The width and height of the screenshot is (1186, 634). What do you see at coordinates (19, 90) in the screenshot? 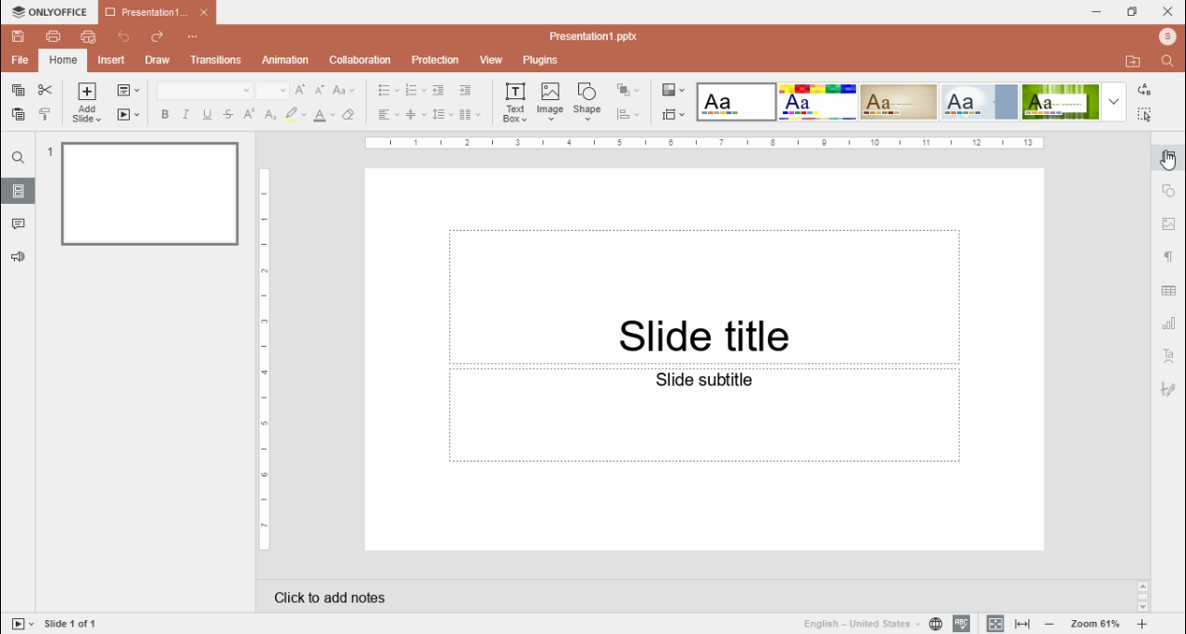
I see `copy` at bounding box center [19, 90].